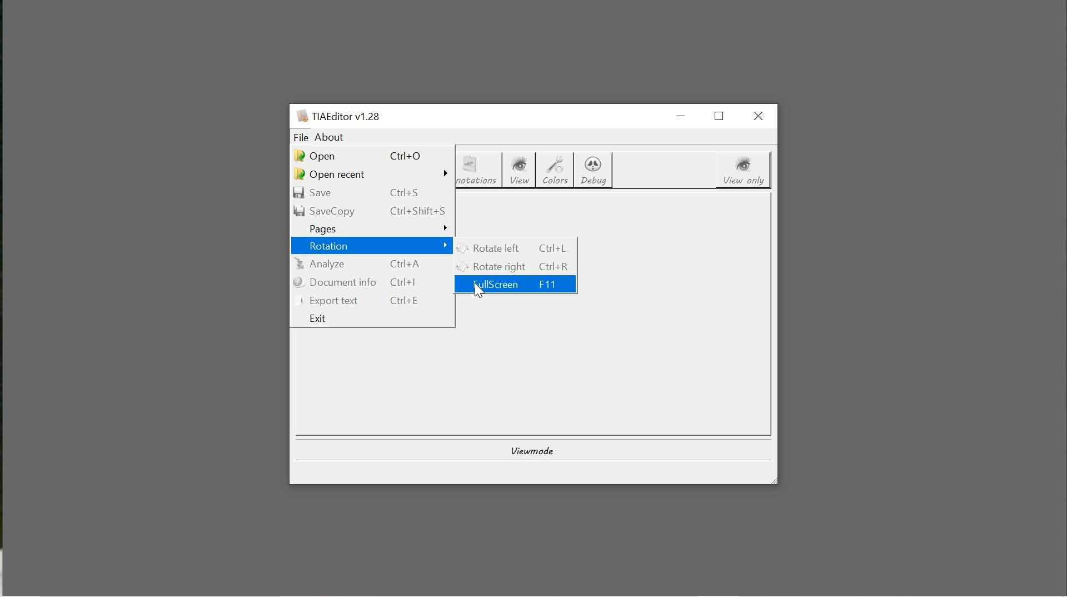 This screenshot has width=1067, height=597. What do you see at coordinates (373, 228) in the screenshot?
I see `pages` at bounding box center [373, 228].